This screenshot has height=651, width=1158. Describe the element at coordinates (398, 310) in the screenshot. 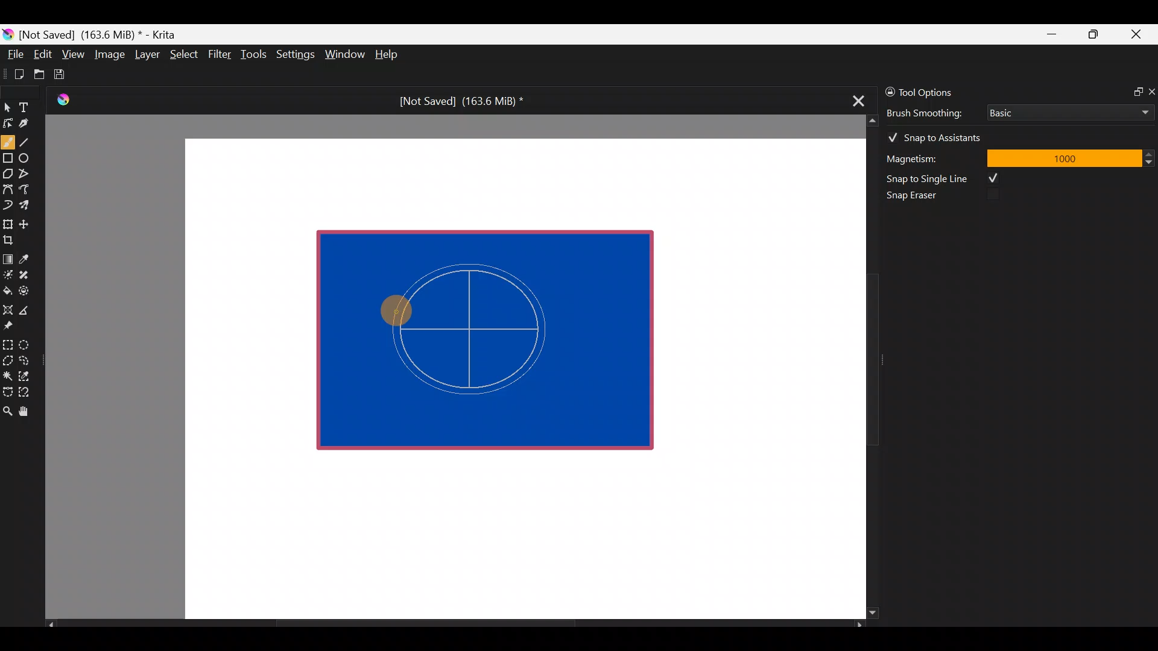

I see `Cursor` at that location.